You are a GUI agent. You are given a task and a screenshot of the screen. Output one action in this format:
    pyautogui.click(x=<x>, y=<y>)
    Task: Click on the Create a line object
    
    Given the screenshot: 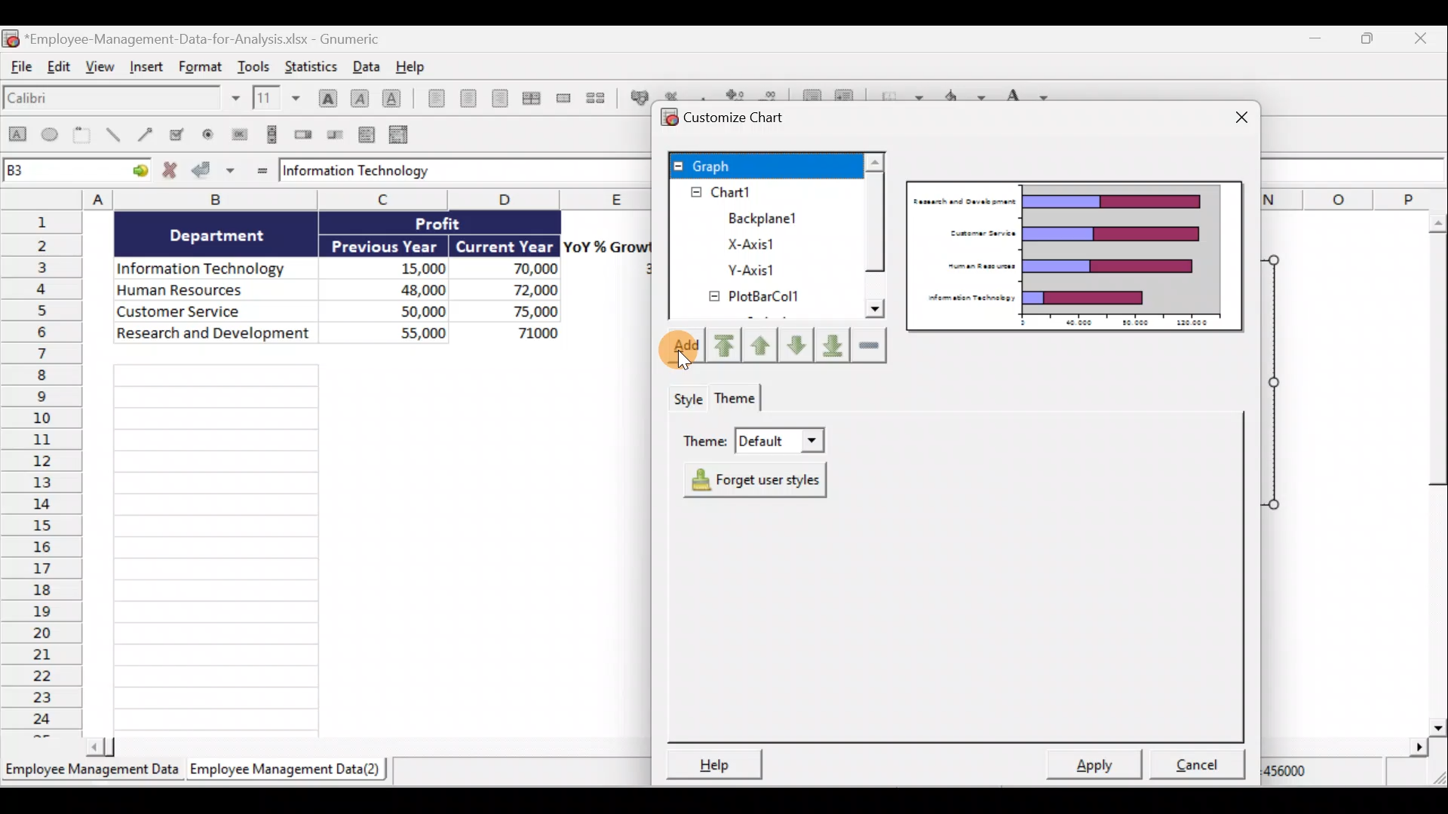 What is the action you would take?
    pyautogui.click(x=112, y=136)
    